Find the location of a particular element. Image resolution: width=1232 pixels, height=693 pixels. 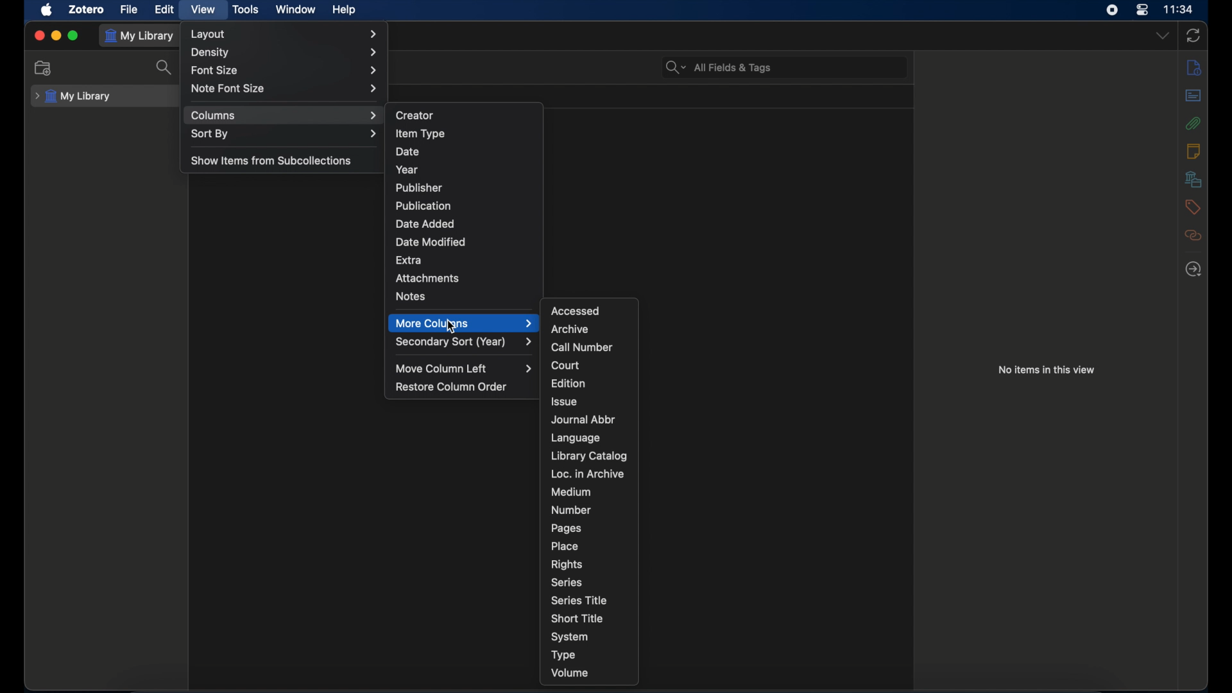

my library is located at coordinates (140, 36).